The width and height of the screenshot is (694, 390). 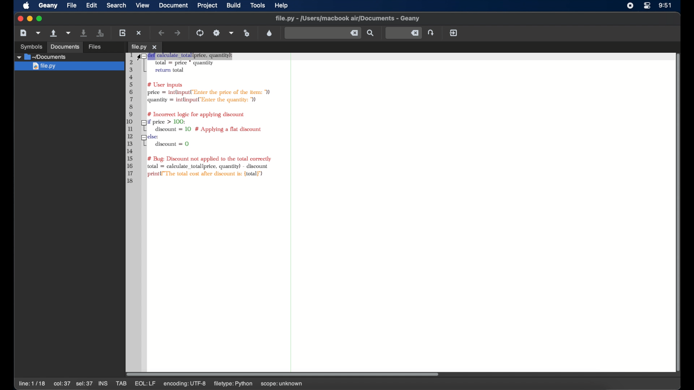 What do you see at coordinates (217, 33) in the screenshot?
I see `build the current file` at bounding box center [217, 33].